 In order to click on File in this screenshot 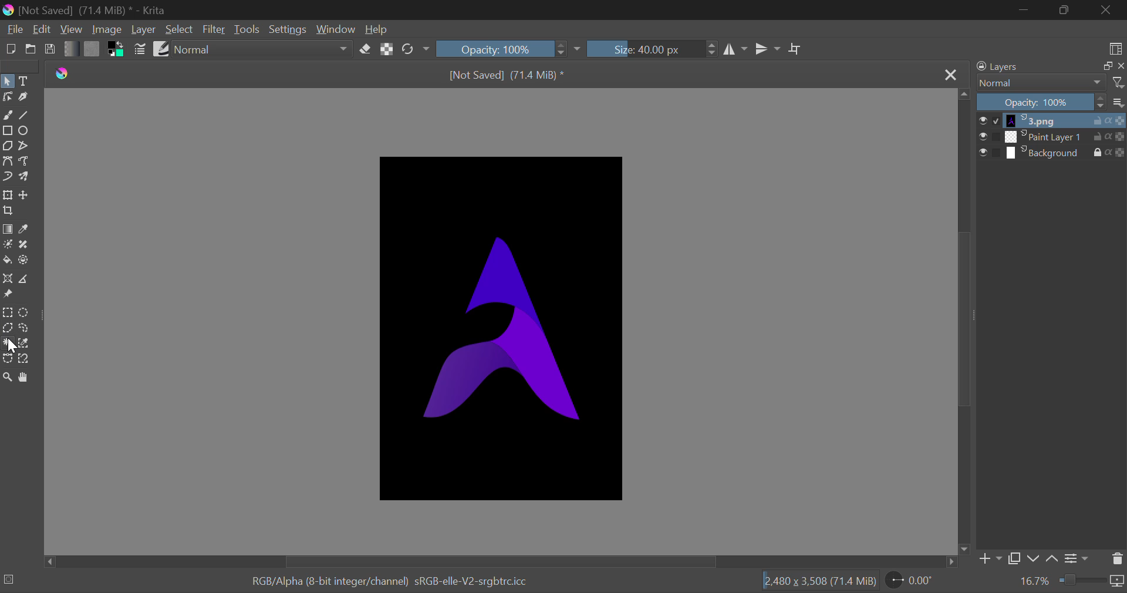, I will do `click(14, 29)`.